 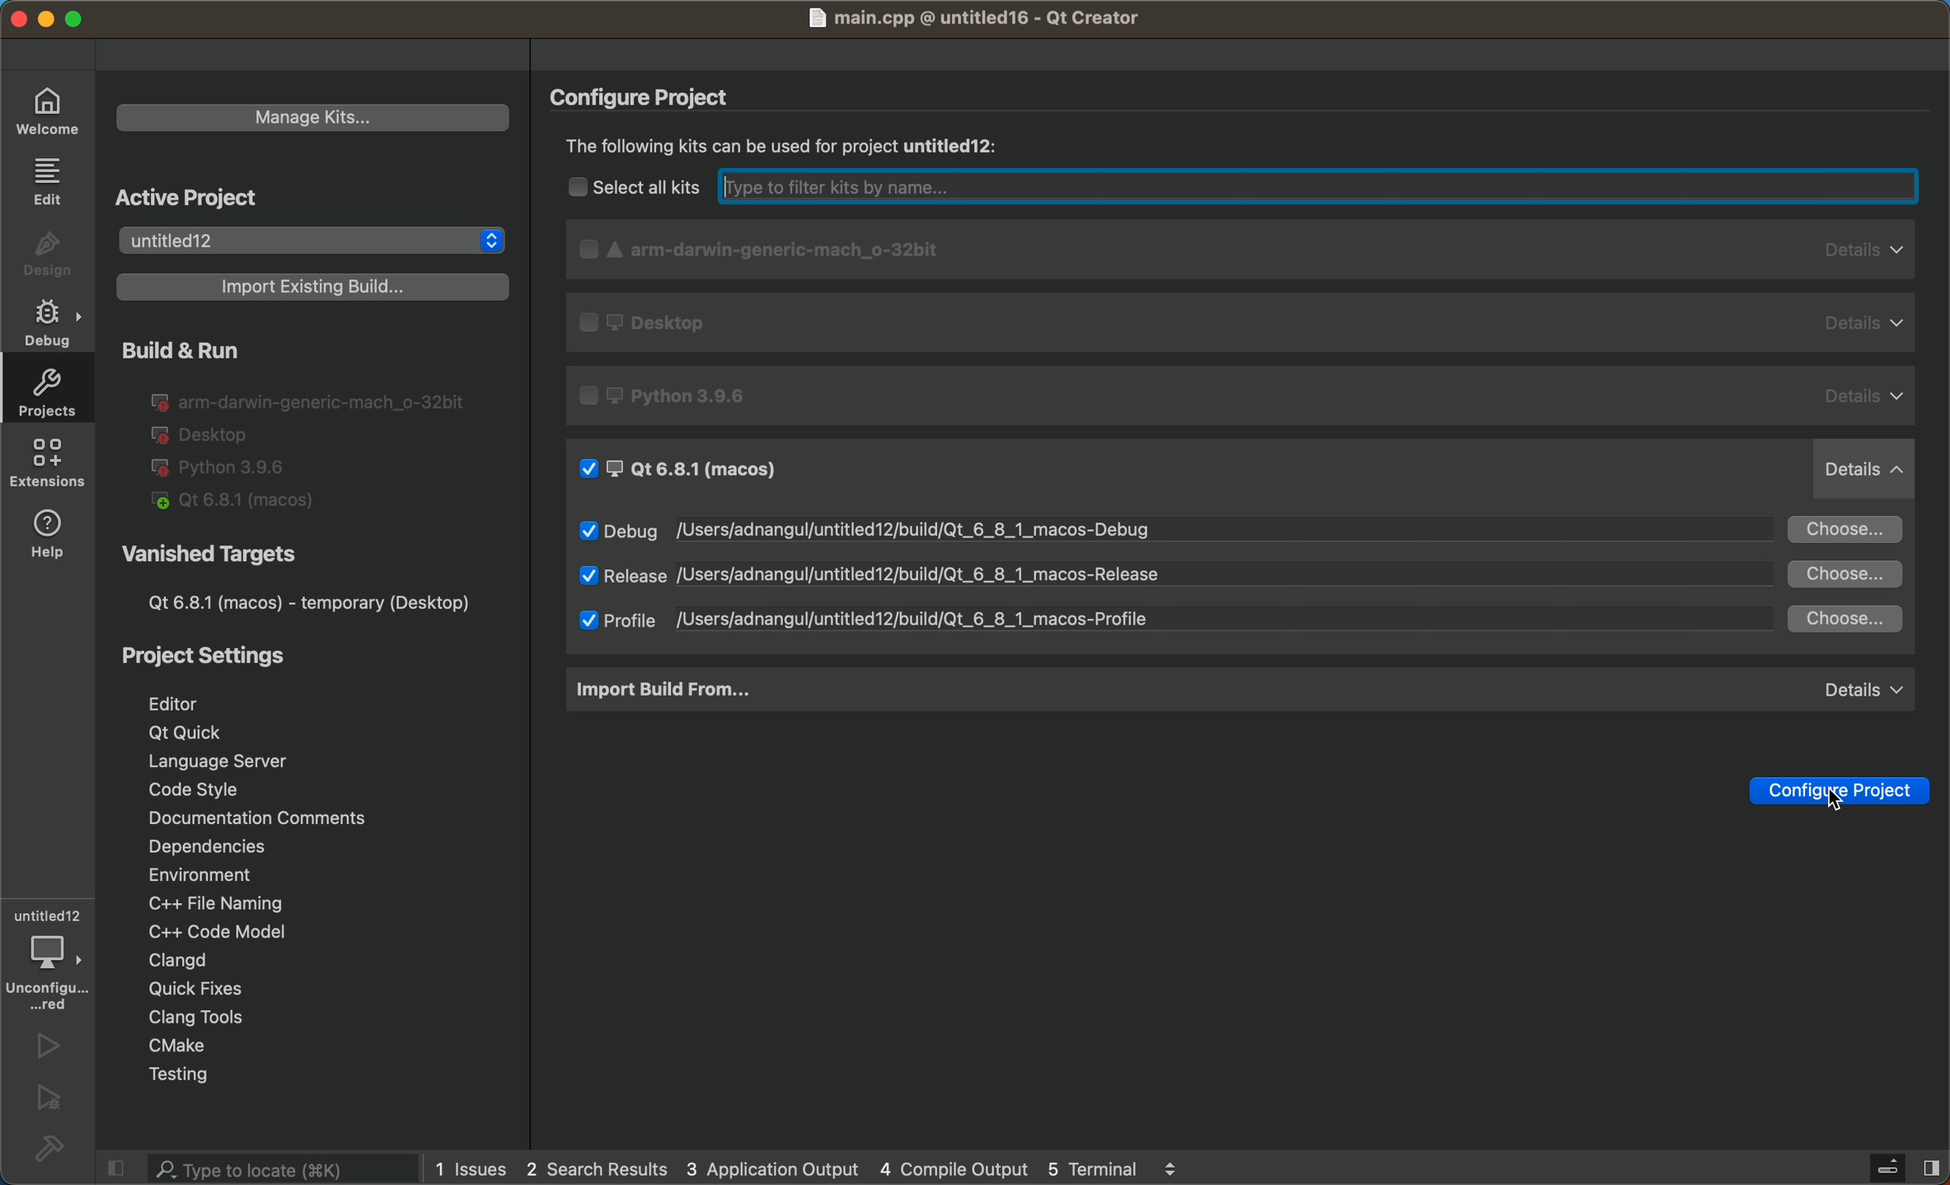 What do you see at coordinates (1847, 793) in the screenshot?
I see `Configure projects` at bounding box center [1847, 793].